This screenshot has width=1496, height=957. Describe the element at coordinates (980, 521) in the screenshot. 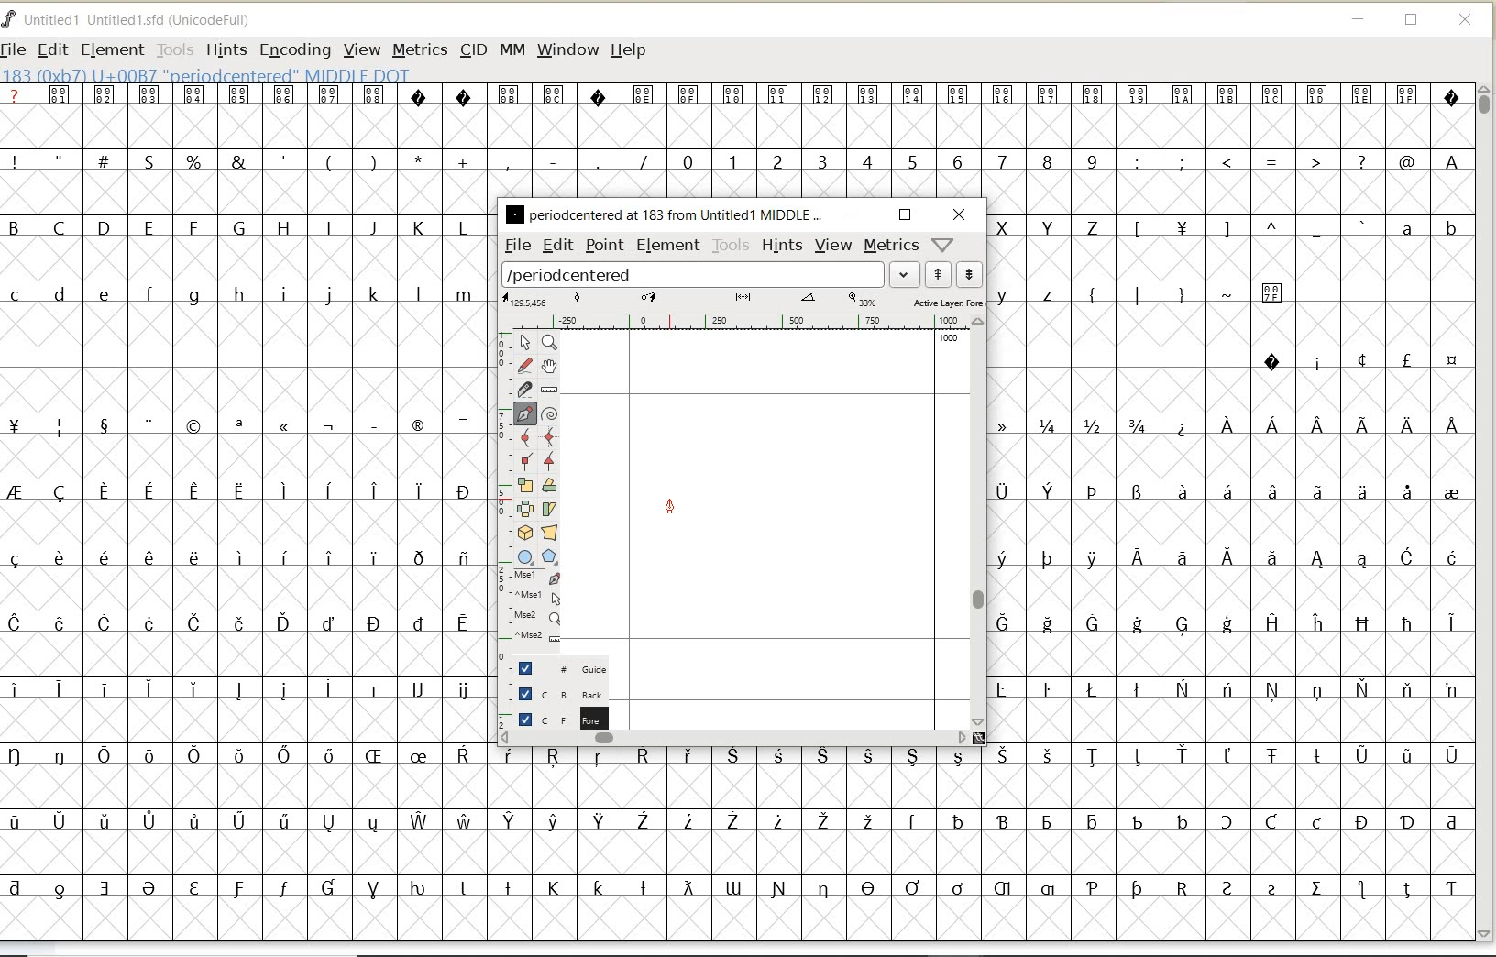

I see `scrollbar` at that location.